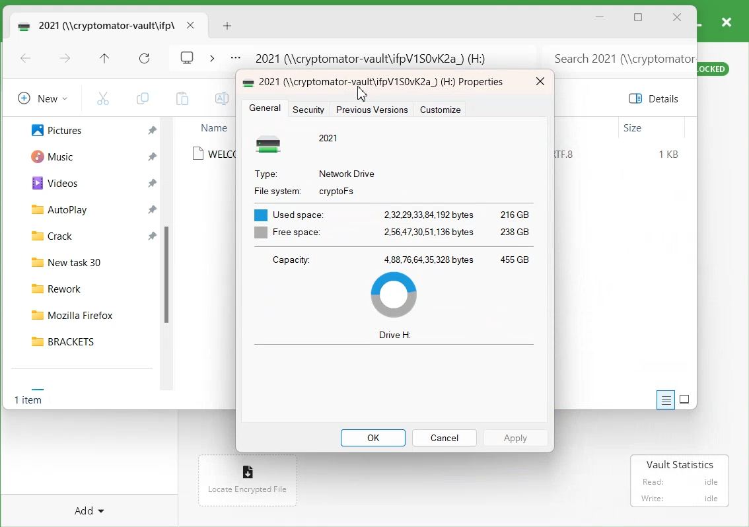 Image resolution: width=749 pixels, height=527 pixels. What do you see at coordinates (441, 110) in the screenshot?
I see `Customize` at bounding box center [441, 110].